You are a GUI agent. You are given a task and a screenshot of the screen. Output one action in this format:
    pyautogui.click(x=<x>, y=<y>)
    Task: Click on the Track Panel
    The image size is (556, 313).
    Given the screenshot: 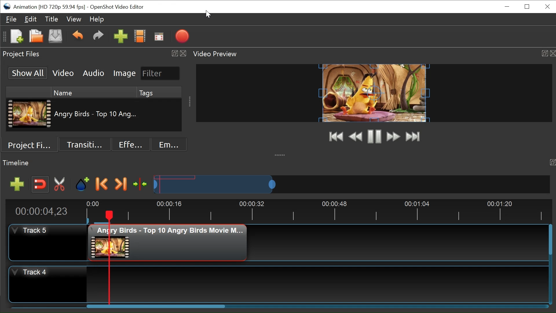 What is the action you would take?
    pyautogui.click(x=317, y=285)
    